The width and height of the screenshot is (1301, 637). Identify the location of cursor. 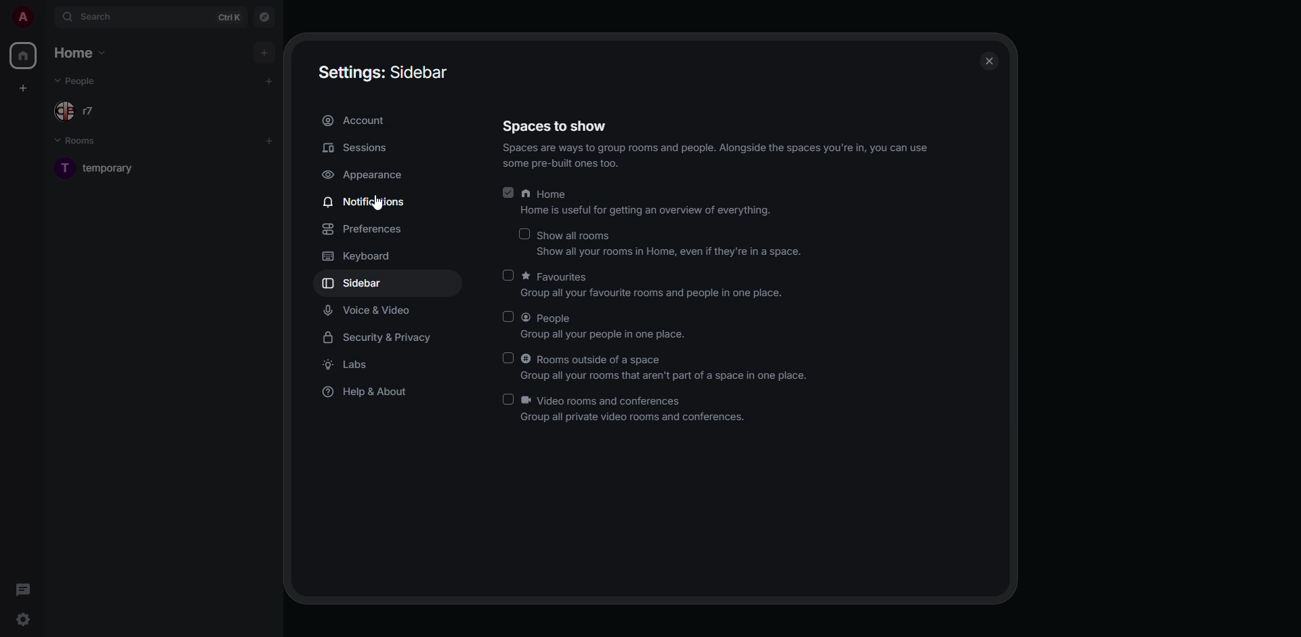
(378, 201).